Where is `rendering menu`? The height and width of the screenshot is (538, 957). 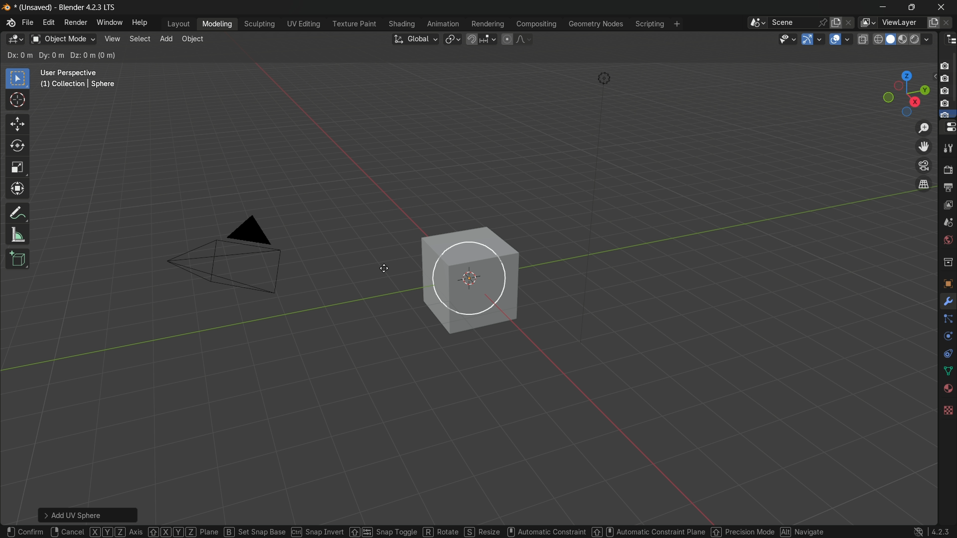 rendering menu is located at coordinates (488, 23).